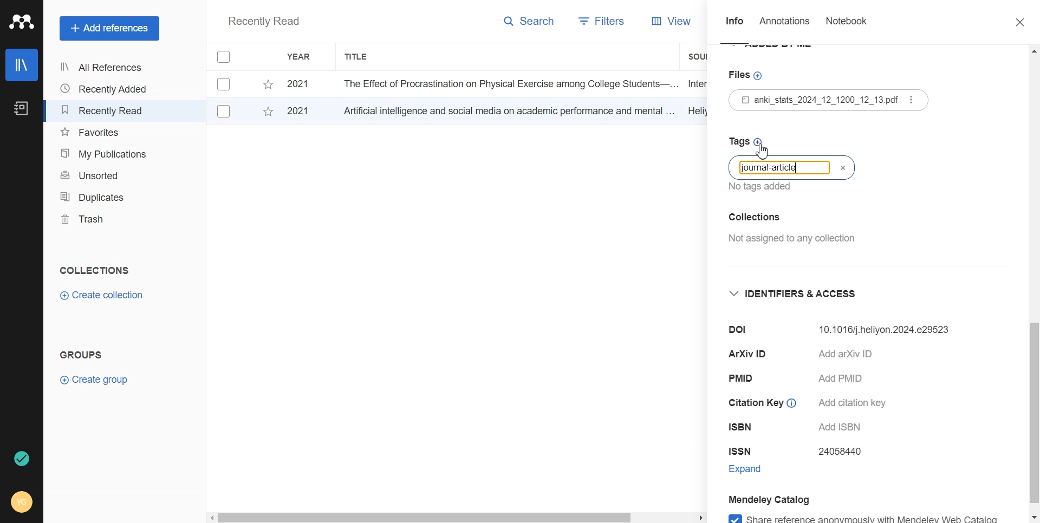 This screenshot has width=1040, height=523. I want to click on Info, so click(734, 24).